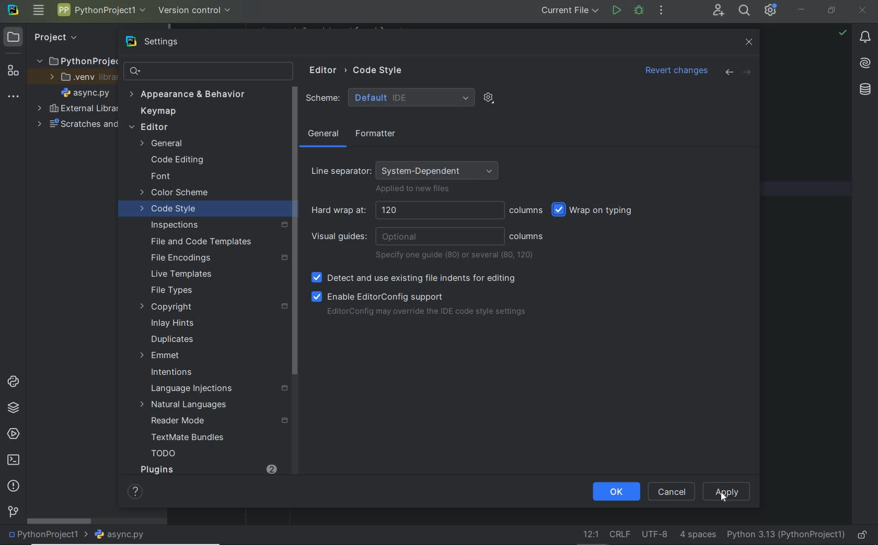 The width and height of the screenshot is (878, 545). What do you see at coordinates (47, 535) in the screenshot?
I see `project name` at bounding box center [47, 535].